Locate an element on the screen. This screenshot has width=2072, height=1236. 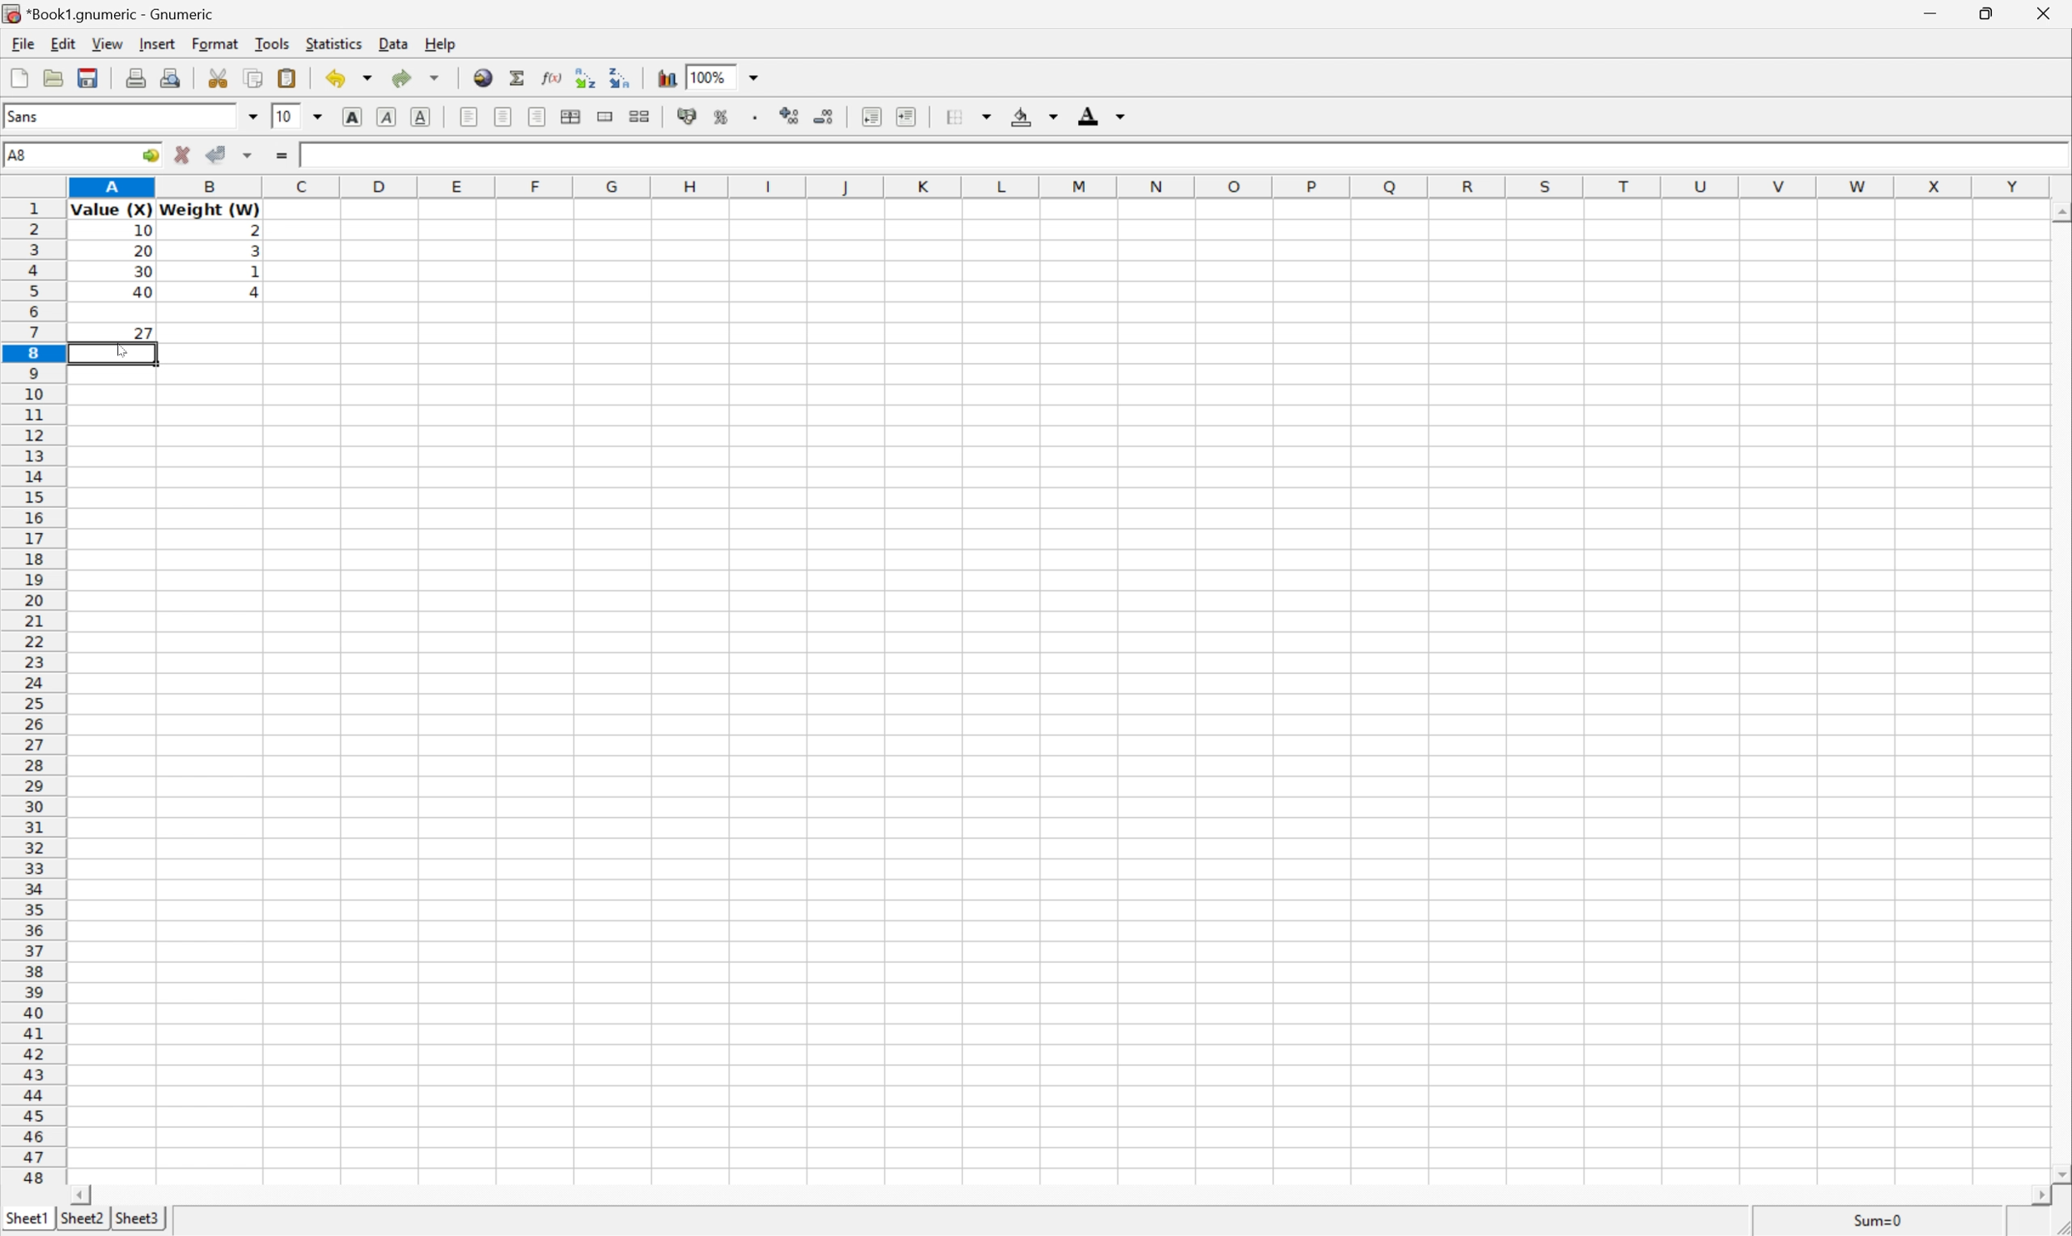
A7 is located at coordinates (16, 152).